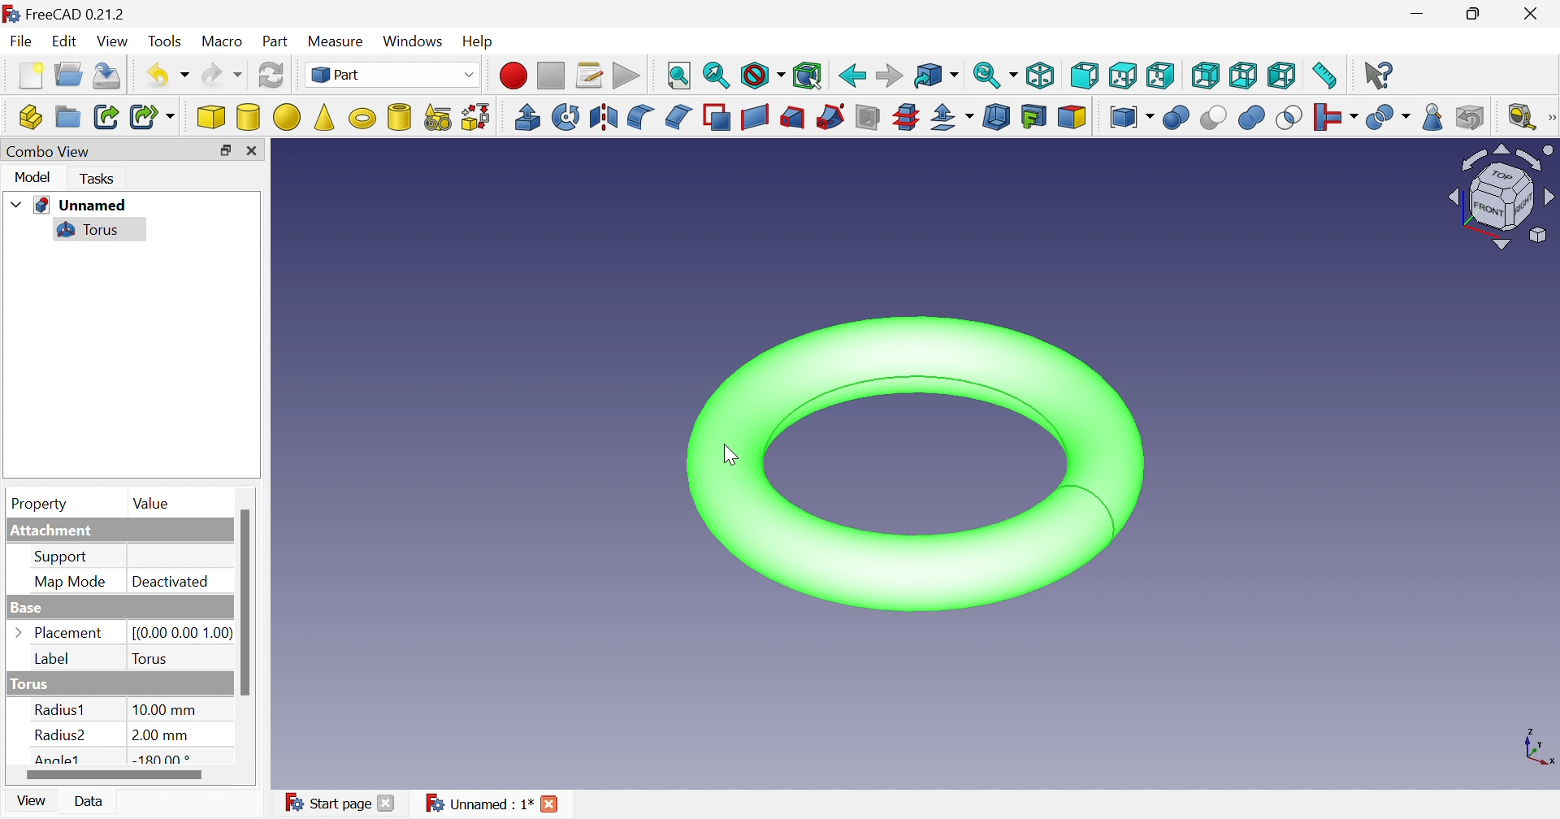  Describe the element at coordinates (1176, 118) in the screenshot. I see `Boolean` at that location.